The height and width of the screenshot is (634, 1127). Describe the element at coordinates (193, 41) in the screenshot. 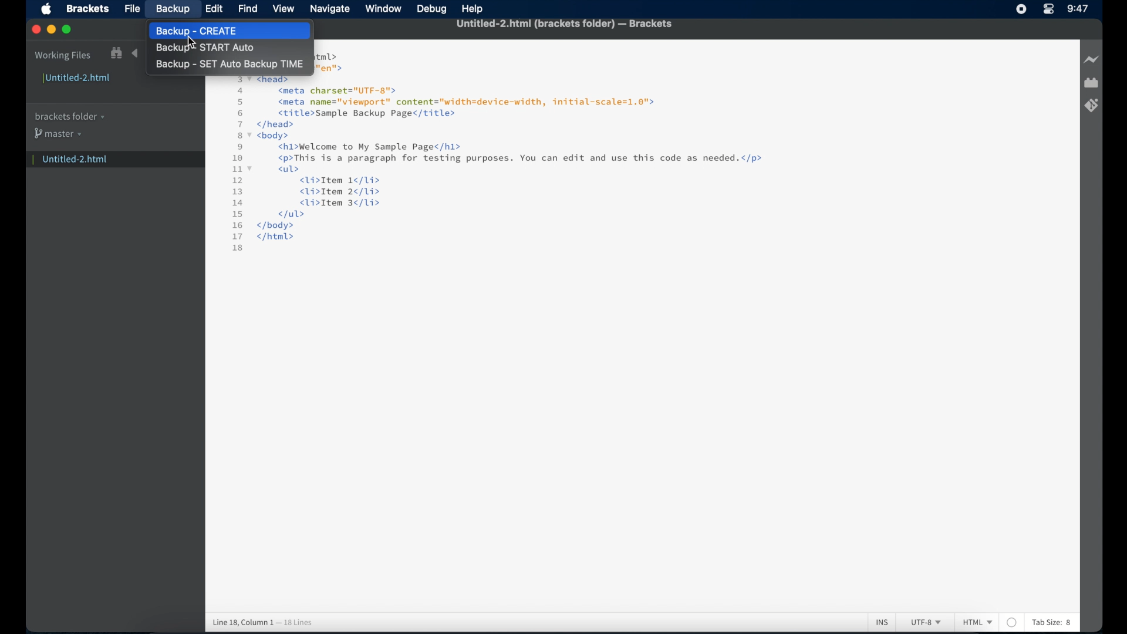

I see `Cursor` at that location.